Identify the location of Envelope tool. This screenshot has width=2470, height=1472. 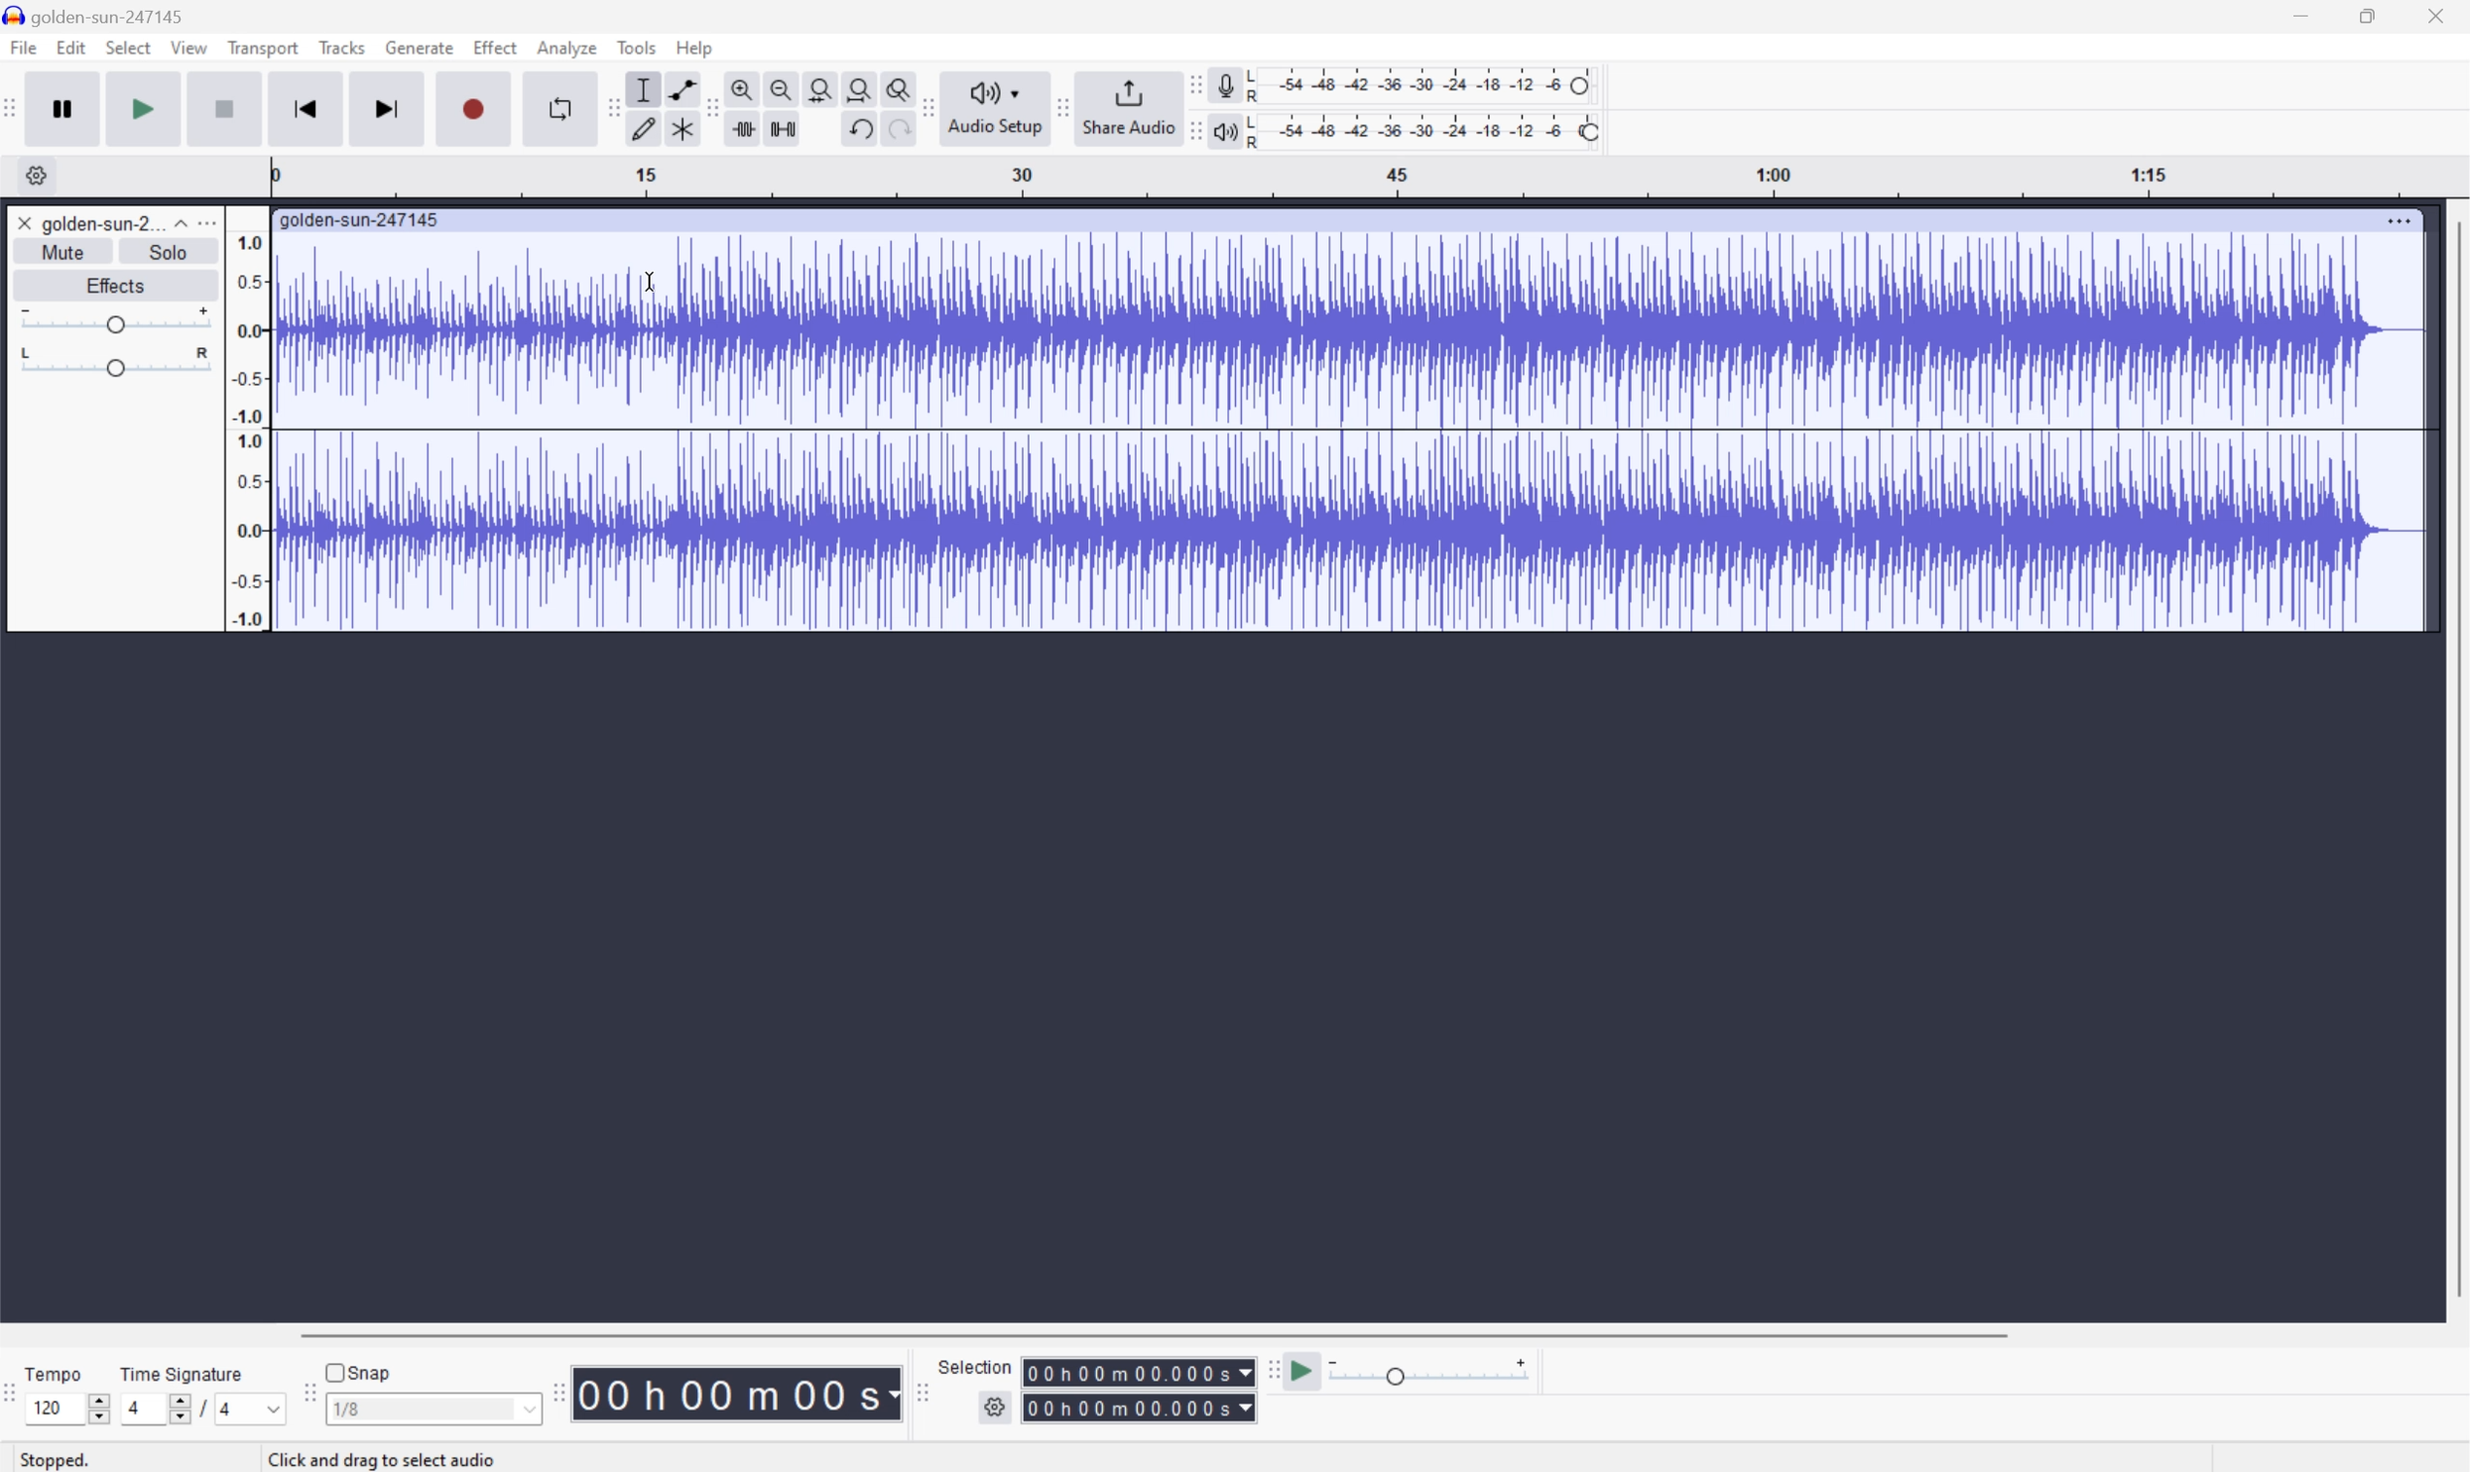
(678, 87).